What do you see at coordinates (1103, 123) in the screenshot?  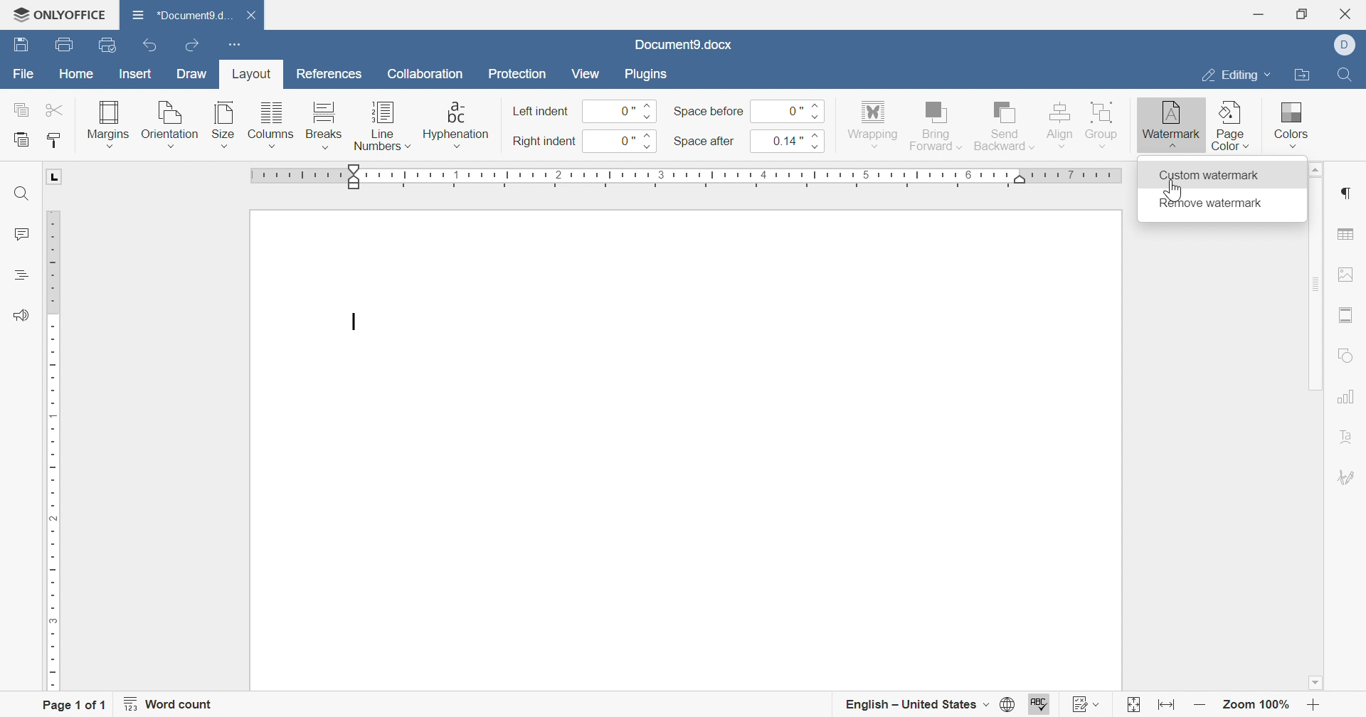 I see `group` at bounding box center [1103, 123].